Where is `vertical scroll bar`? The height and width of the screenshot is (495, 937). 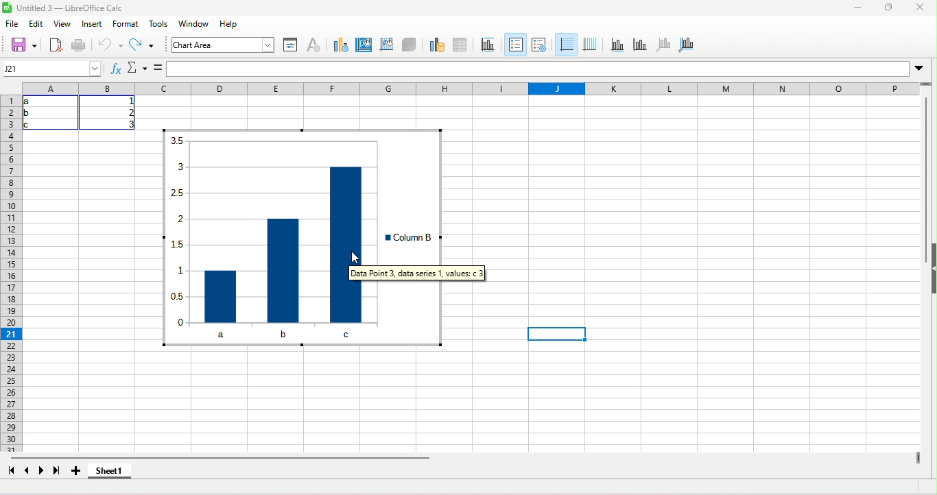
vertical scroll bar is located at coordinates (923, 169).